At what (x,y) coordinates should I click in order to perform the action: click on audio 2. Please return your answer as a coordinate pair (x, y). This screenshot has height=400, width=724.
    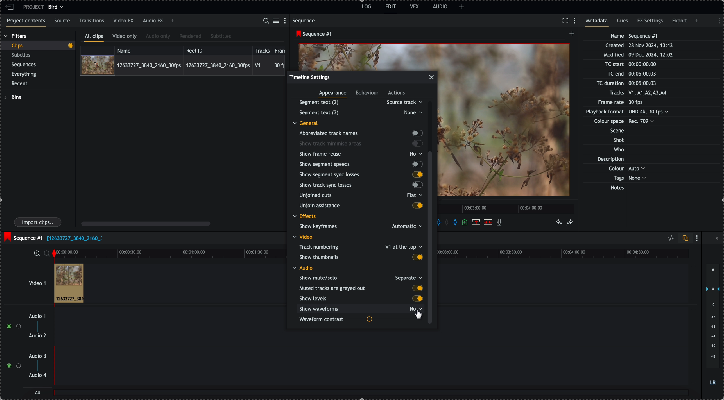
    Looking at the image, I should click on (37, 336).